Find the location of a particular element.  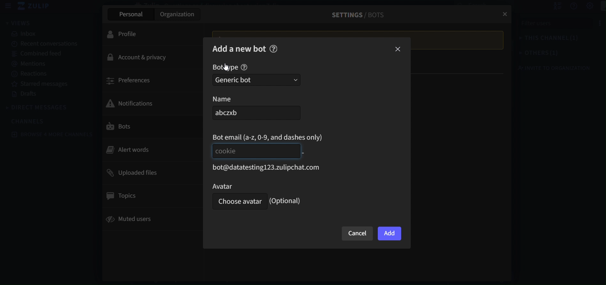

preferences is located at coordinates (149, 80).